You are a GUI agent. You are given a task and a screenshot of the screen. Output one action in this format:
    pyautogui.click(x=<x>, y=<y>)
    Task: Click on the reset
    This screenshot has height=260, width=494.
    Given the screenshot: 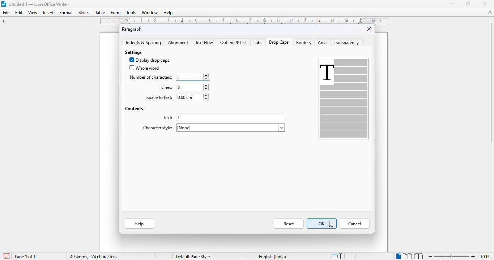 What is the action you would take?
    pyautogui.click(x=288, y=224)
    